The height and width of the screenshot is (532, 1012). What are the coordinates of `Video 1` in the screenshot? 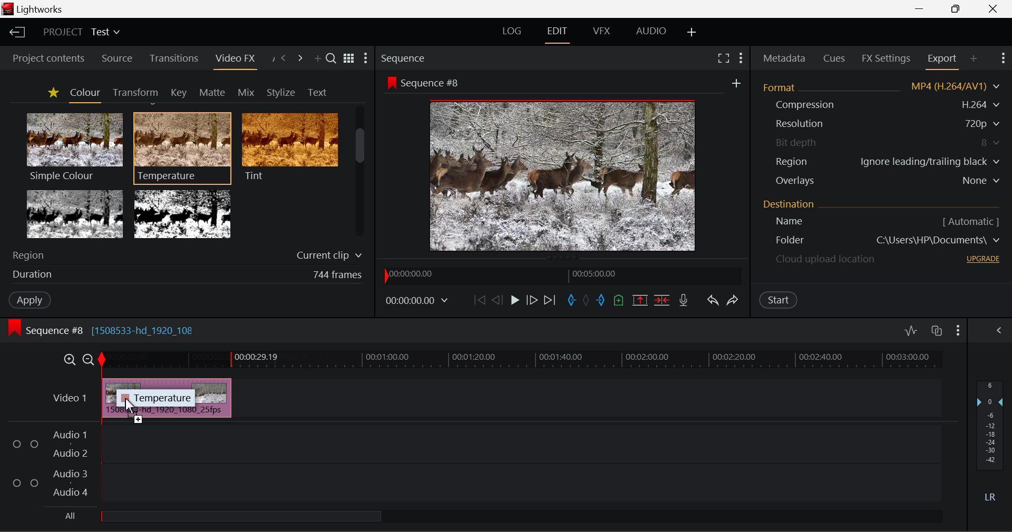 It's located at (69, 398).